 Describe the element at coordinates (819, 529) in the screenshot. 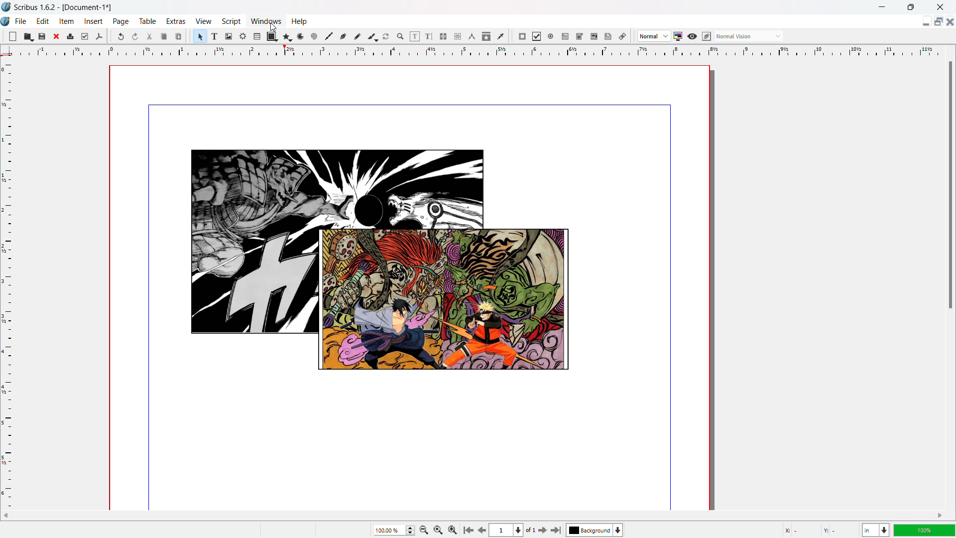

I see `cursor coordinates` at that location.